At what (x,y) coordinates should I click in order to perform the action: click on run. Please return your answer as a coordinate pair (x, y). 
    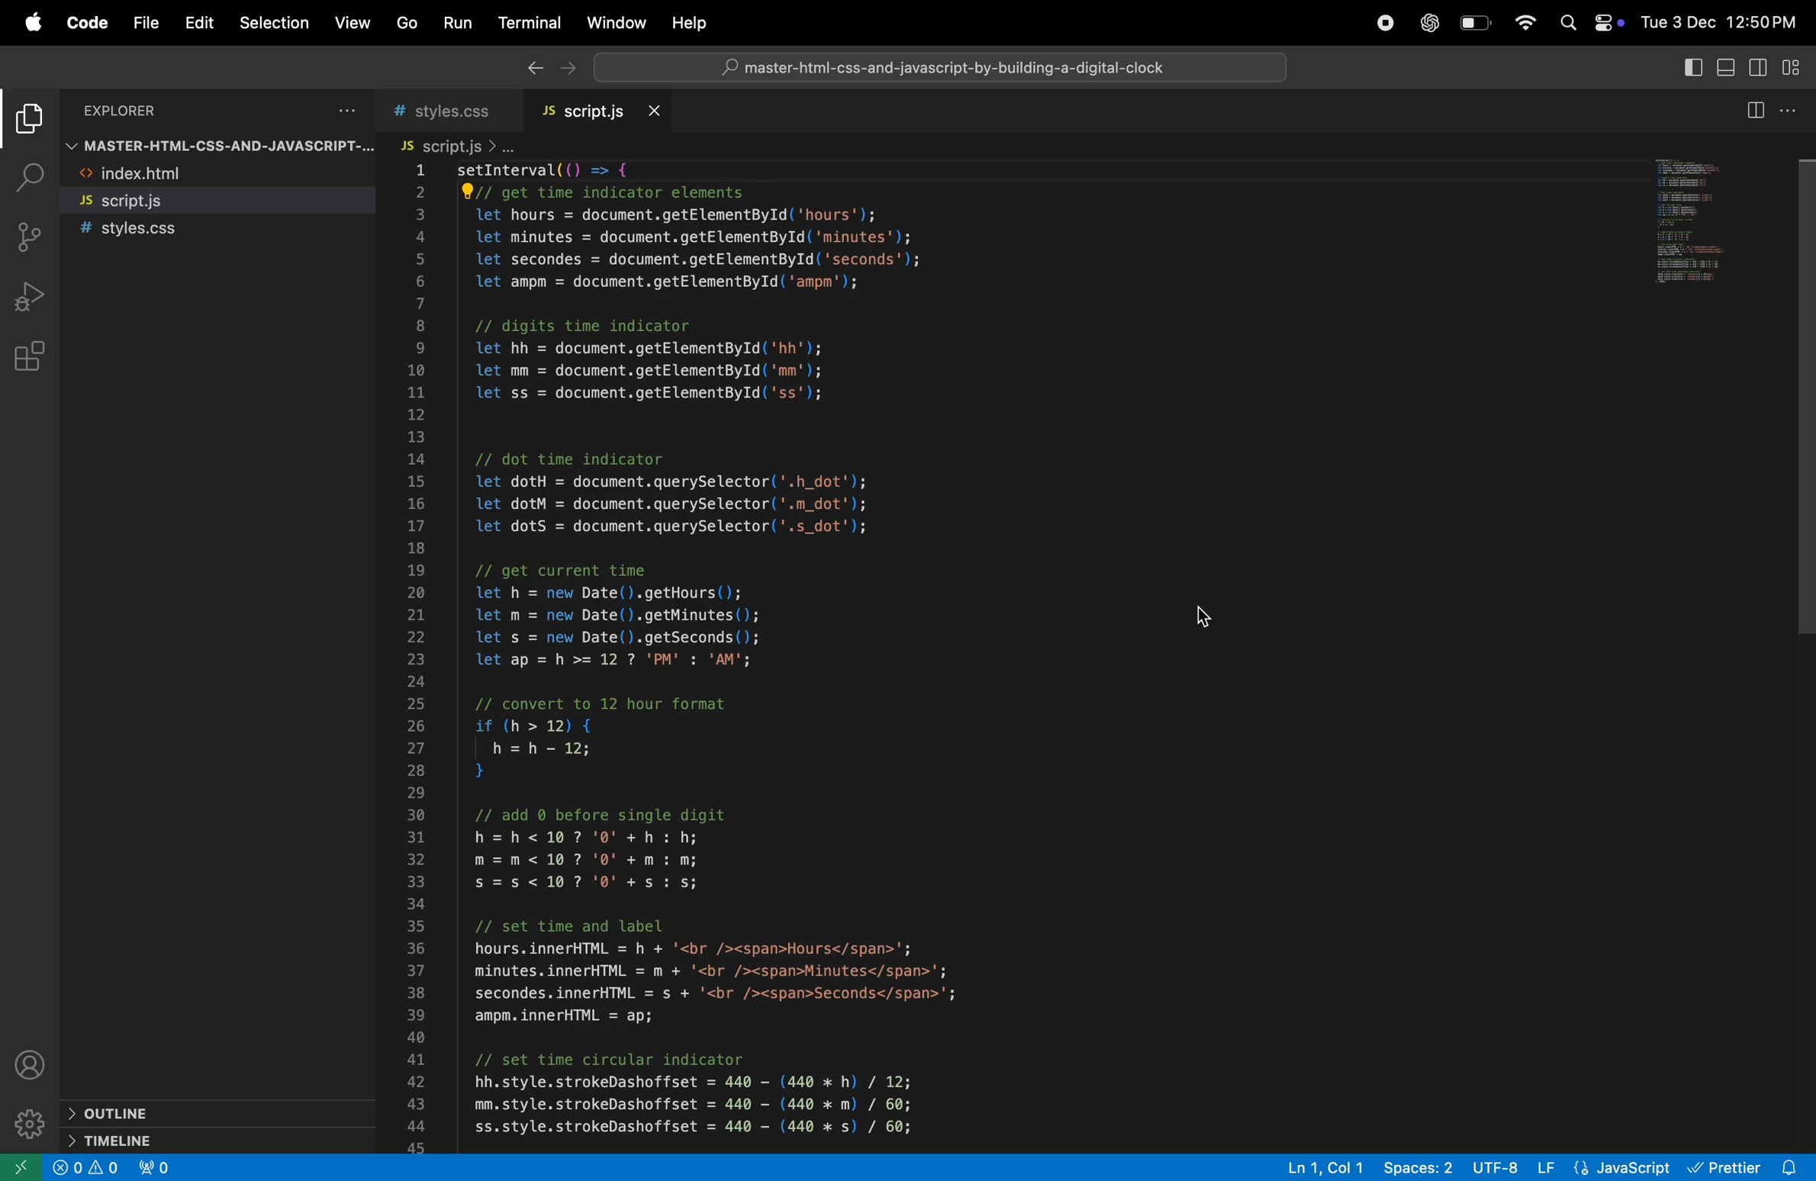
    Looking at the image, I should click on (455, 23).